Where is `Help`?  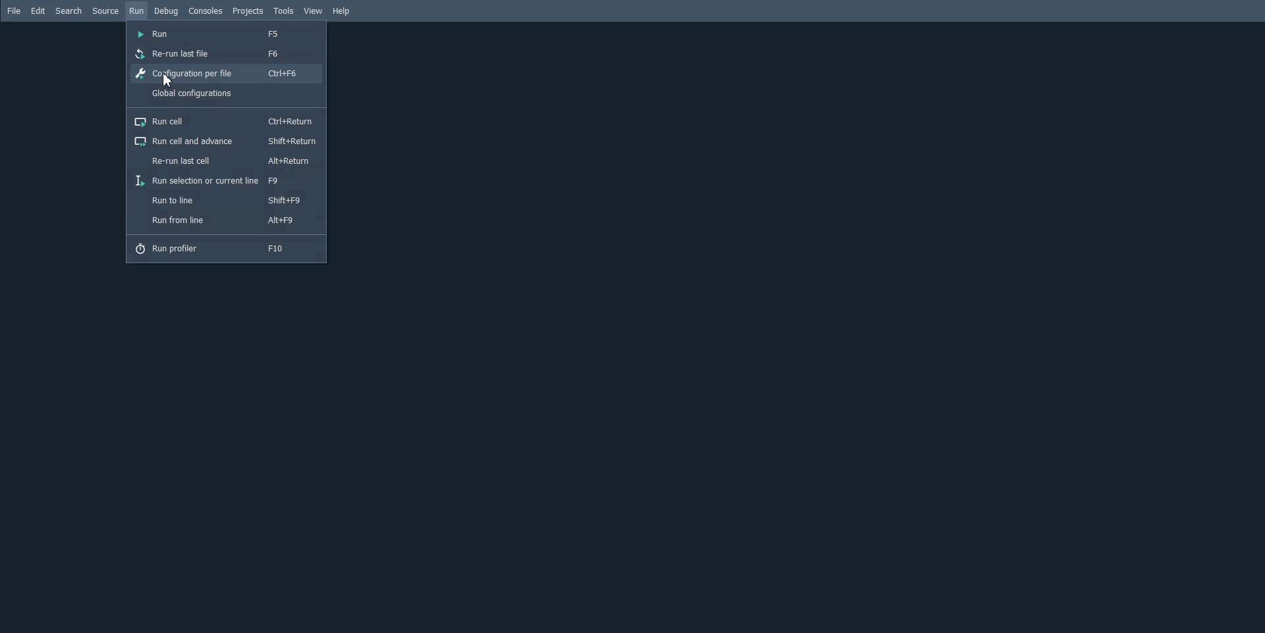
Help is located at coordinates (341, 11).